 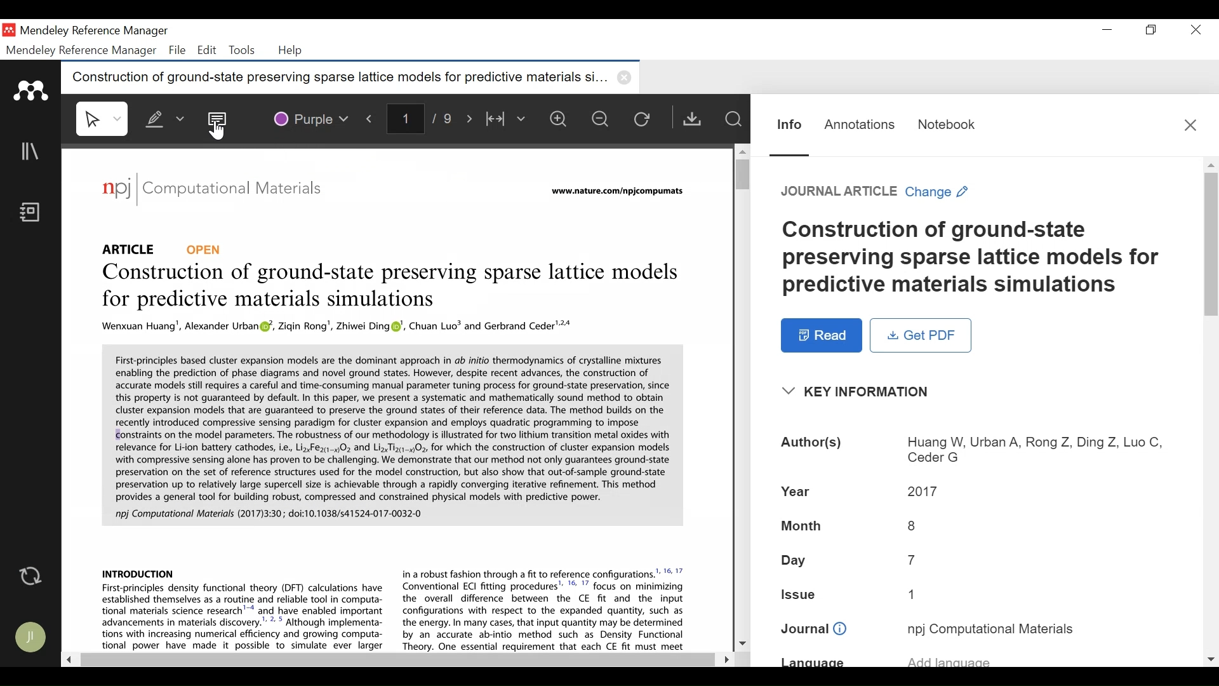 What do you see at coordinates (395, 660) in the screenshot?
I see `Horizontal Scroll bar` at bounding box center [395, 660].